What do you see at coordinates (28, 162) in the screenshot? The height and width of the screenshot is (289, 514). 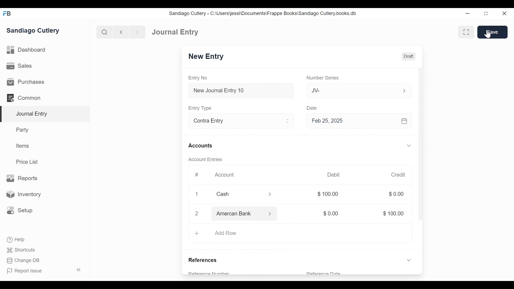 I see `Price List` at bounding box center [28, 162].